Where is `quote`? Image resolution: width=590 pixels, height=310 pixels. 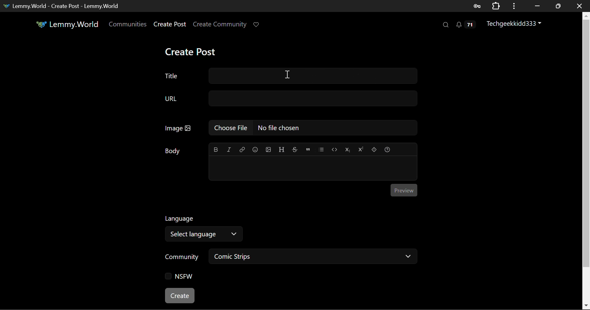
quote is located at coordinates (307, 149).